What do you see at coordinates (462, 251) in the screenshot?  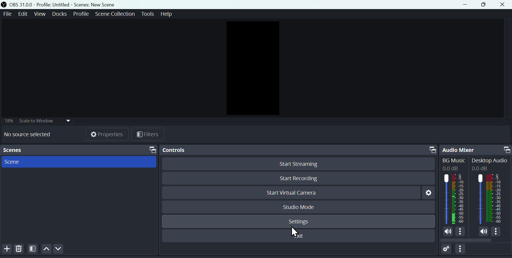 I see `More options` at bounding box center [462, 251].